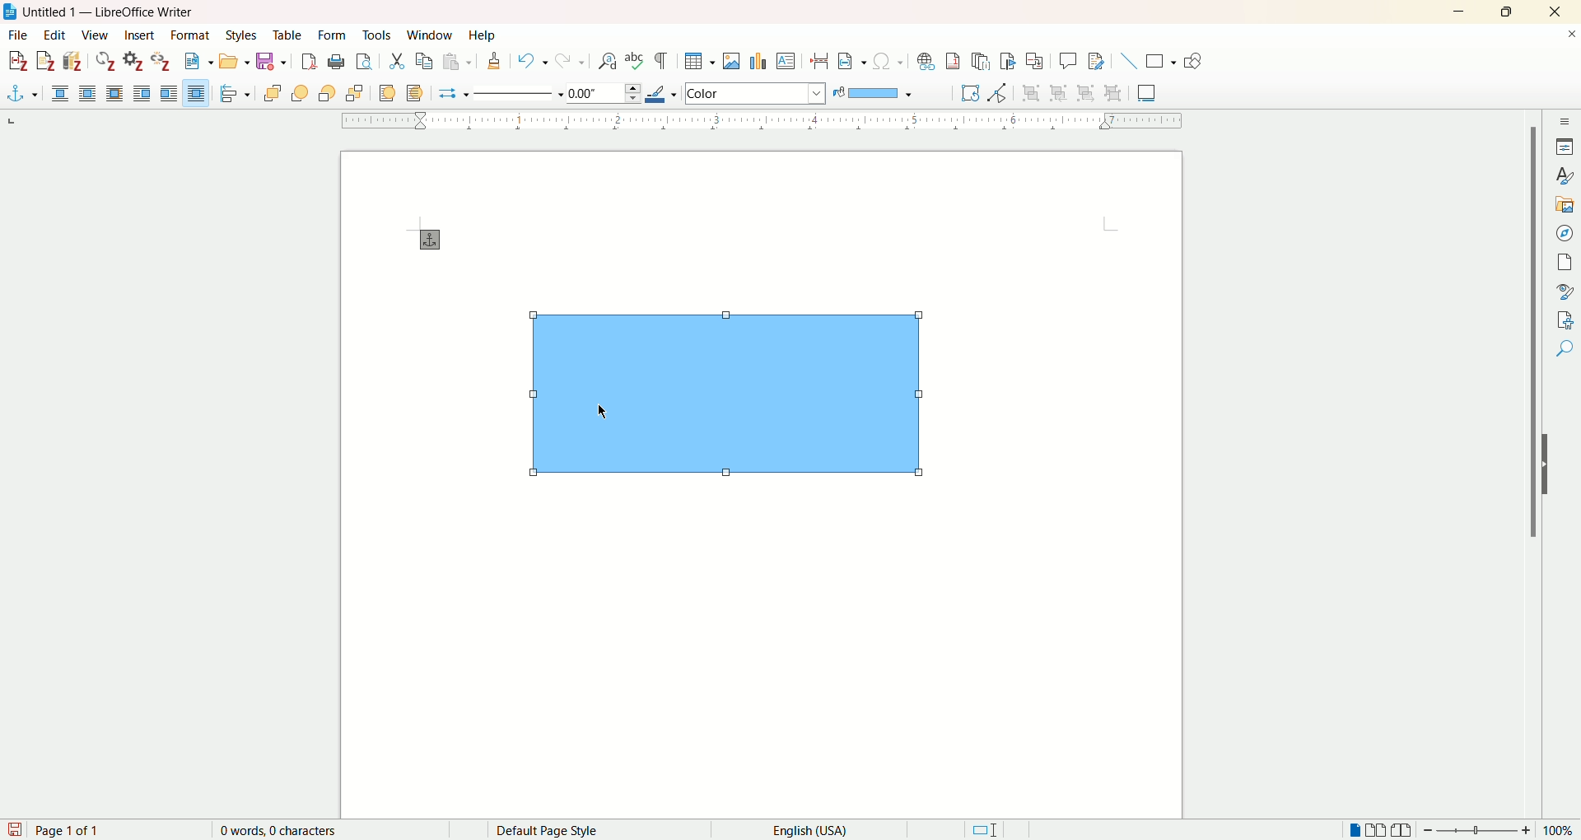  What do you see at coordinates (1355, 828) in the screenshot?
I see `single page view` at bounding box center [1355, 828].